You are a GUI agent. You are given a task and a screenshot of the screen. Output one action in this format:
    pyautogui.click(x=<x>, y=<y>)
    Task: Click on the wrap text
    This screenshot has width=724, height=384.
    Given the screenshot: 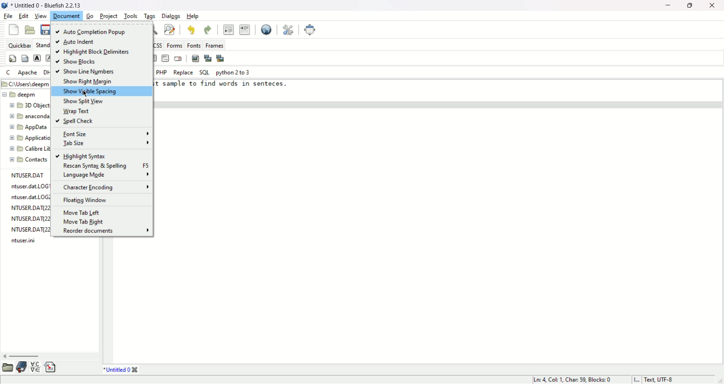 What is the action you would take?
    pyautogui.click(x=87, y=111)
    